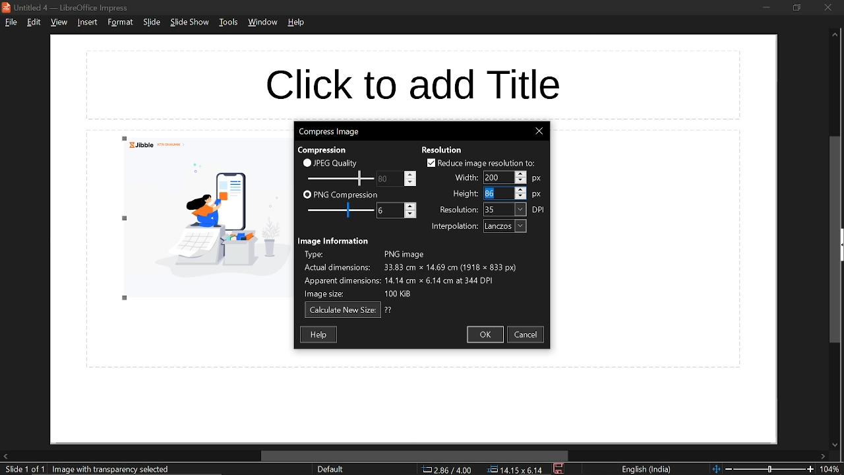 The height and width of the screenshot is (475, 844). What do you see at coordinates (335, 241) in the screenshot?
I see `image information` at bounding box center [335, 241].